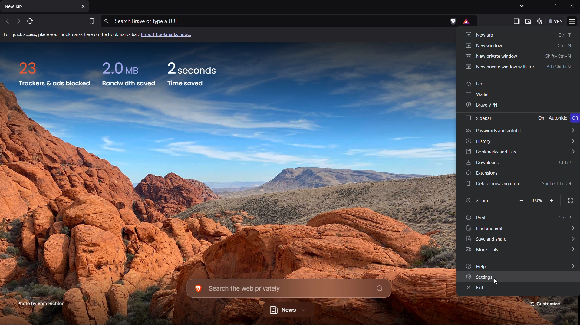  What do you see at coordinates (518, 106) in the screenshot?
I see `Brave VPN` at bounding box center [518, 106].